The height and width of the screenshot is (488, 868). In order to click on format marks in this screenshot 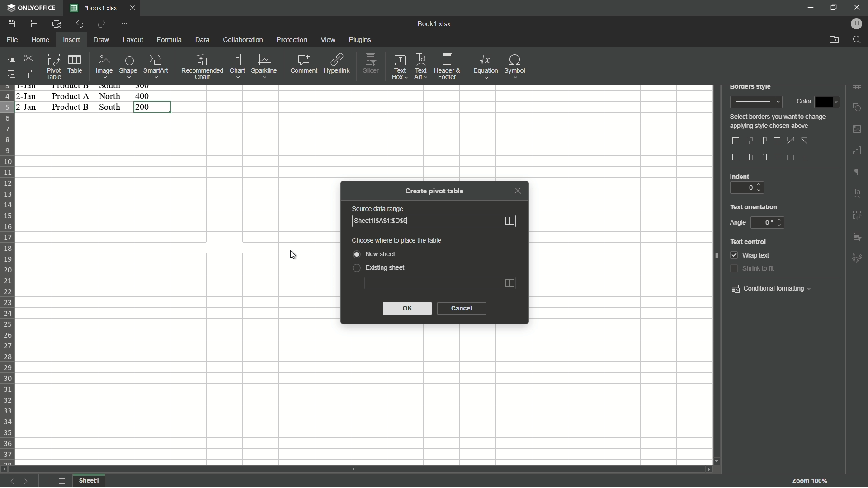, I will do `click(857, 173)`.